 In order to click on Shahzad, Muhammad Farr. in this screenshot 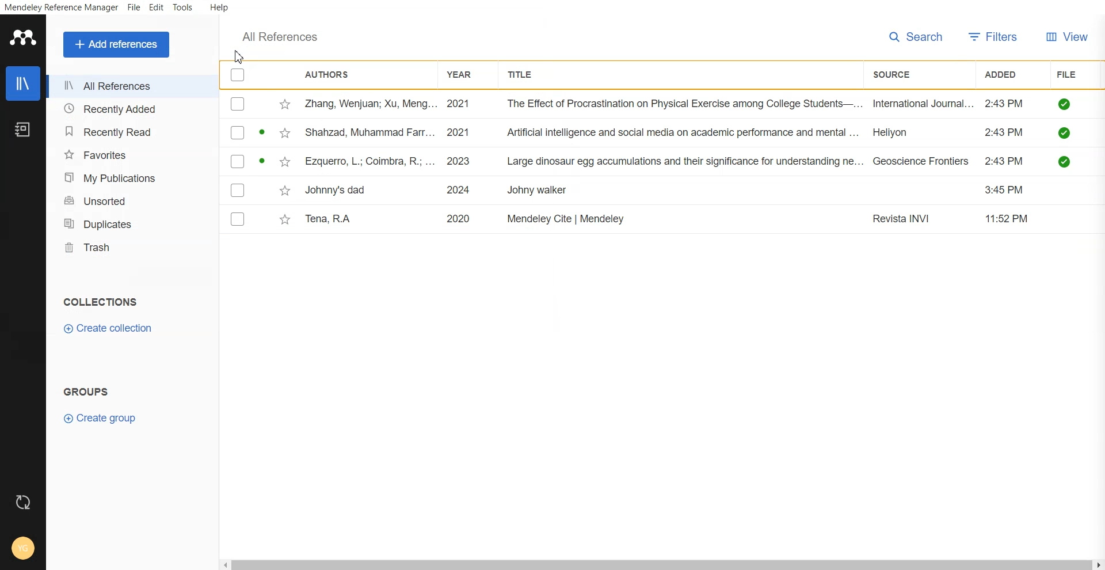, I will do `click(372, 132)`.